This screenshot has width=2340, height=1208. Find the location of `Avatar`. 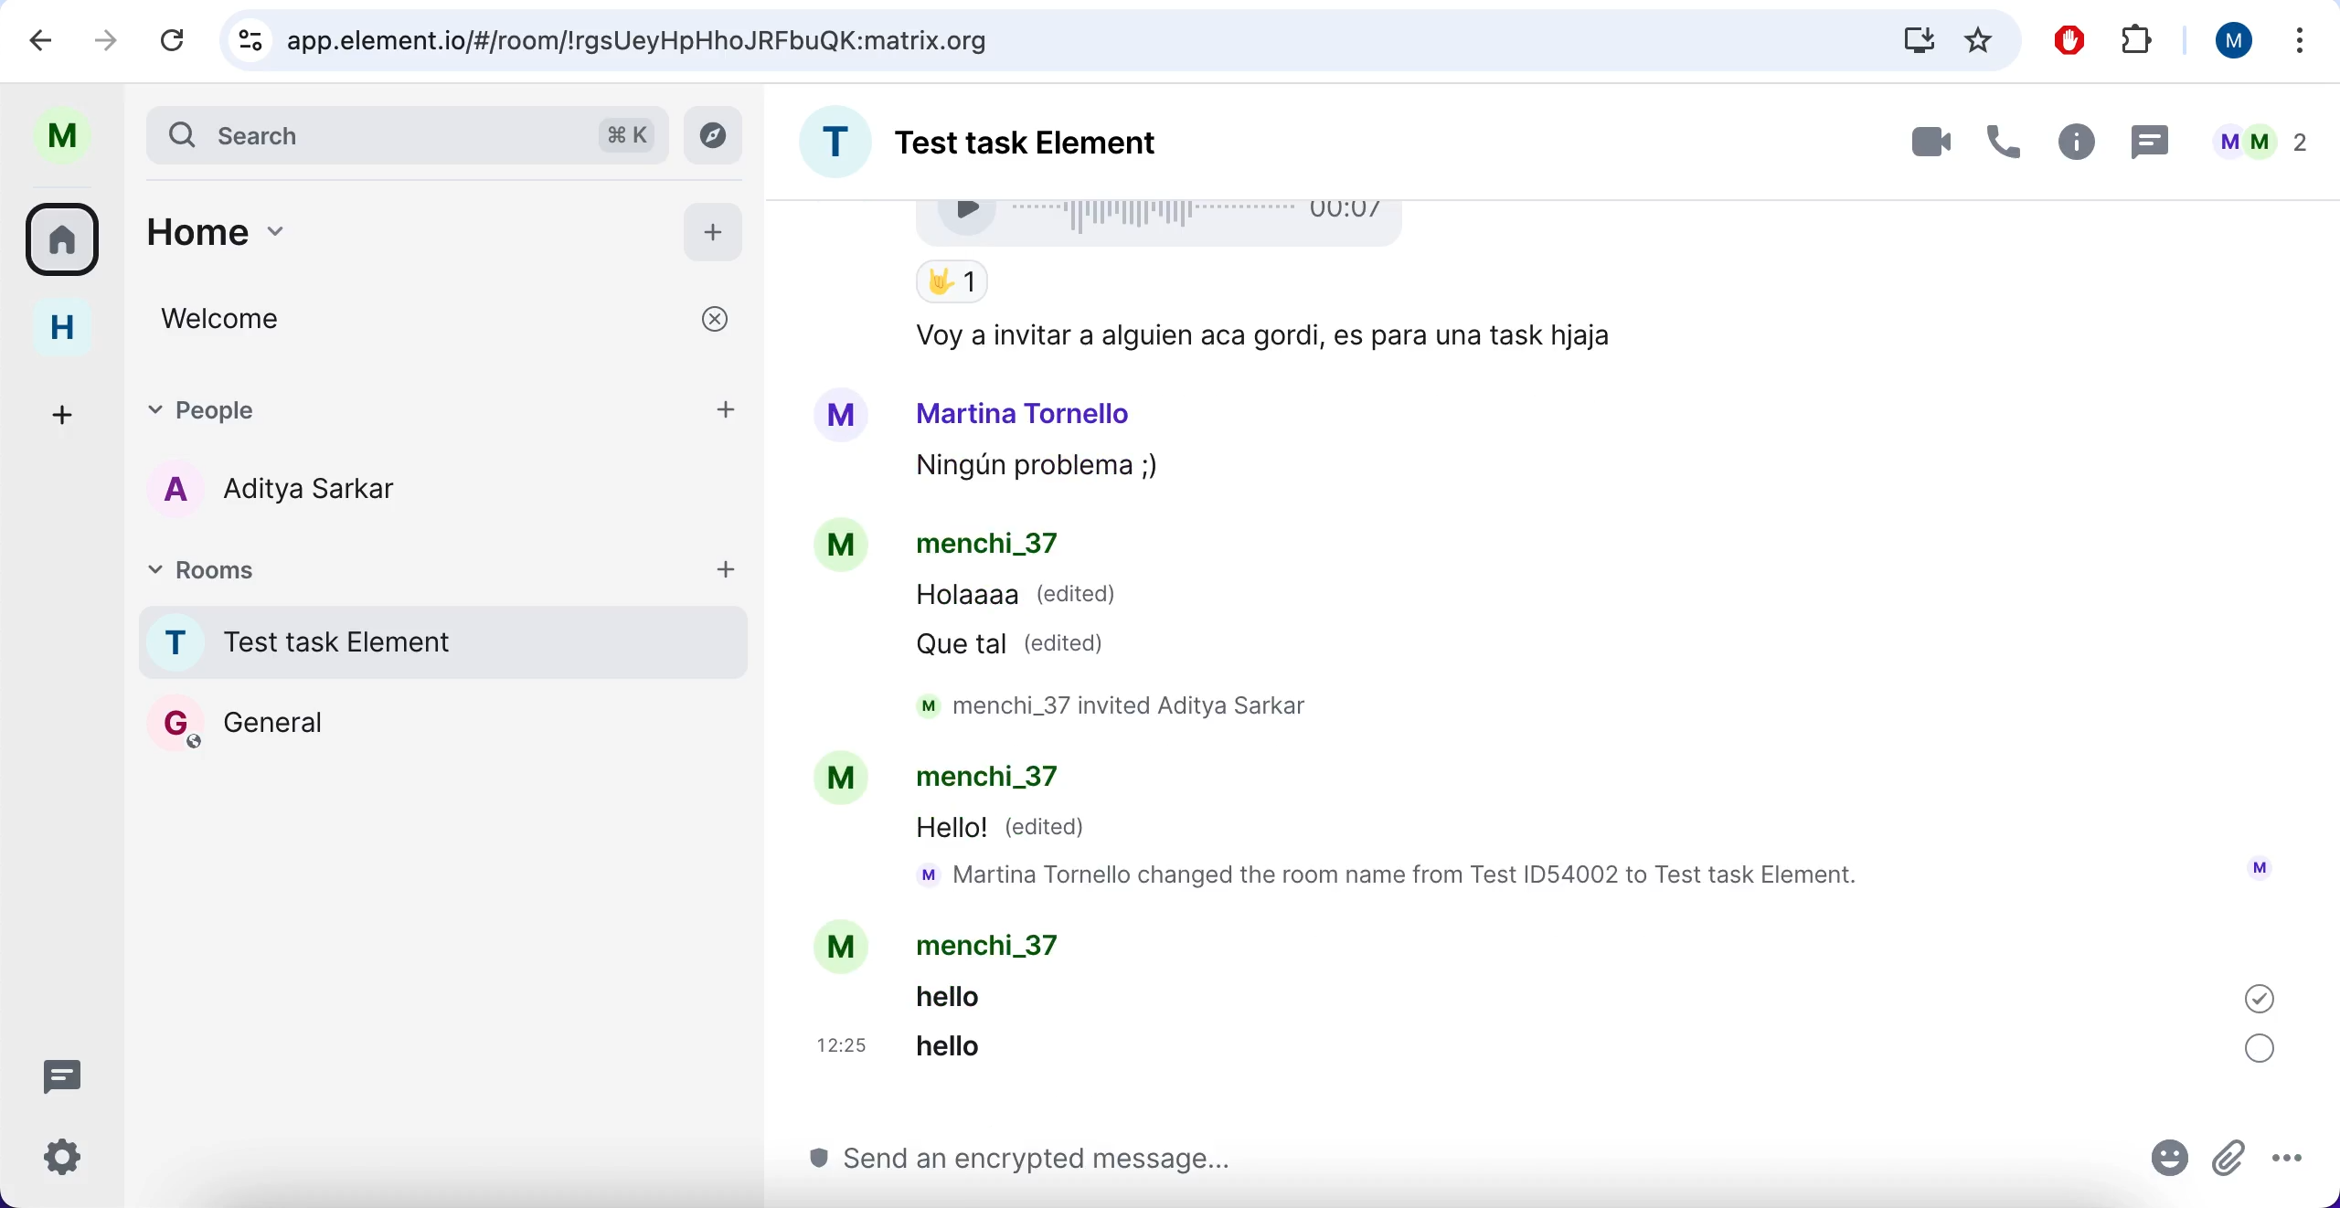

Avatar is located at coordinates (848, 942).